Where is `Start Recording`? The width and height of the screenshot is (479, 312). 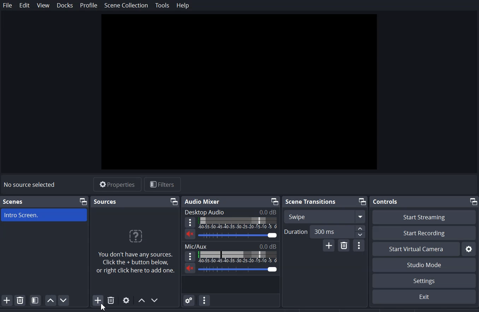
Start Recording is located at coordinates (424, 233).